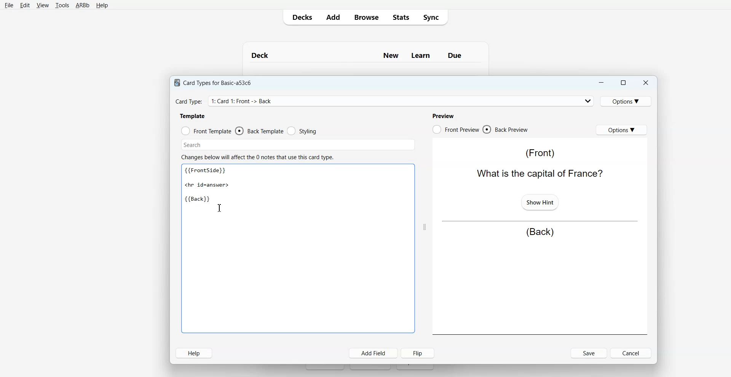  Describe the element at coordinates (193, 116) in the screenshot. I see `Template` at that location.